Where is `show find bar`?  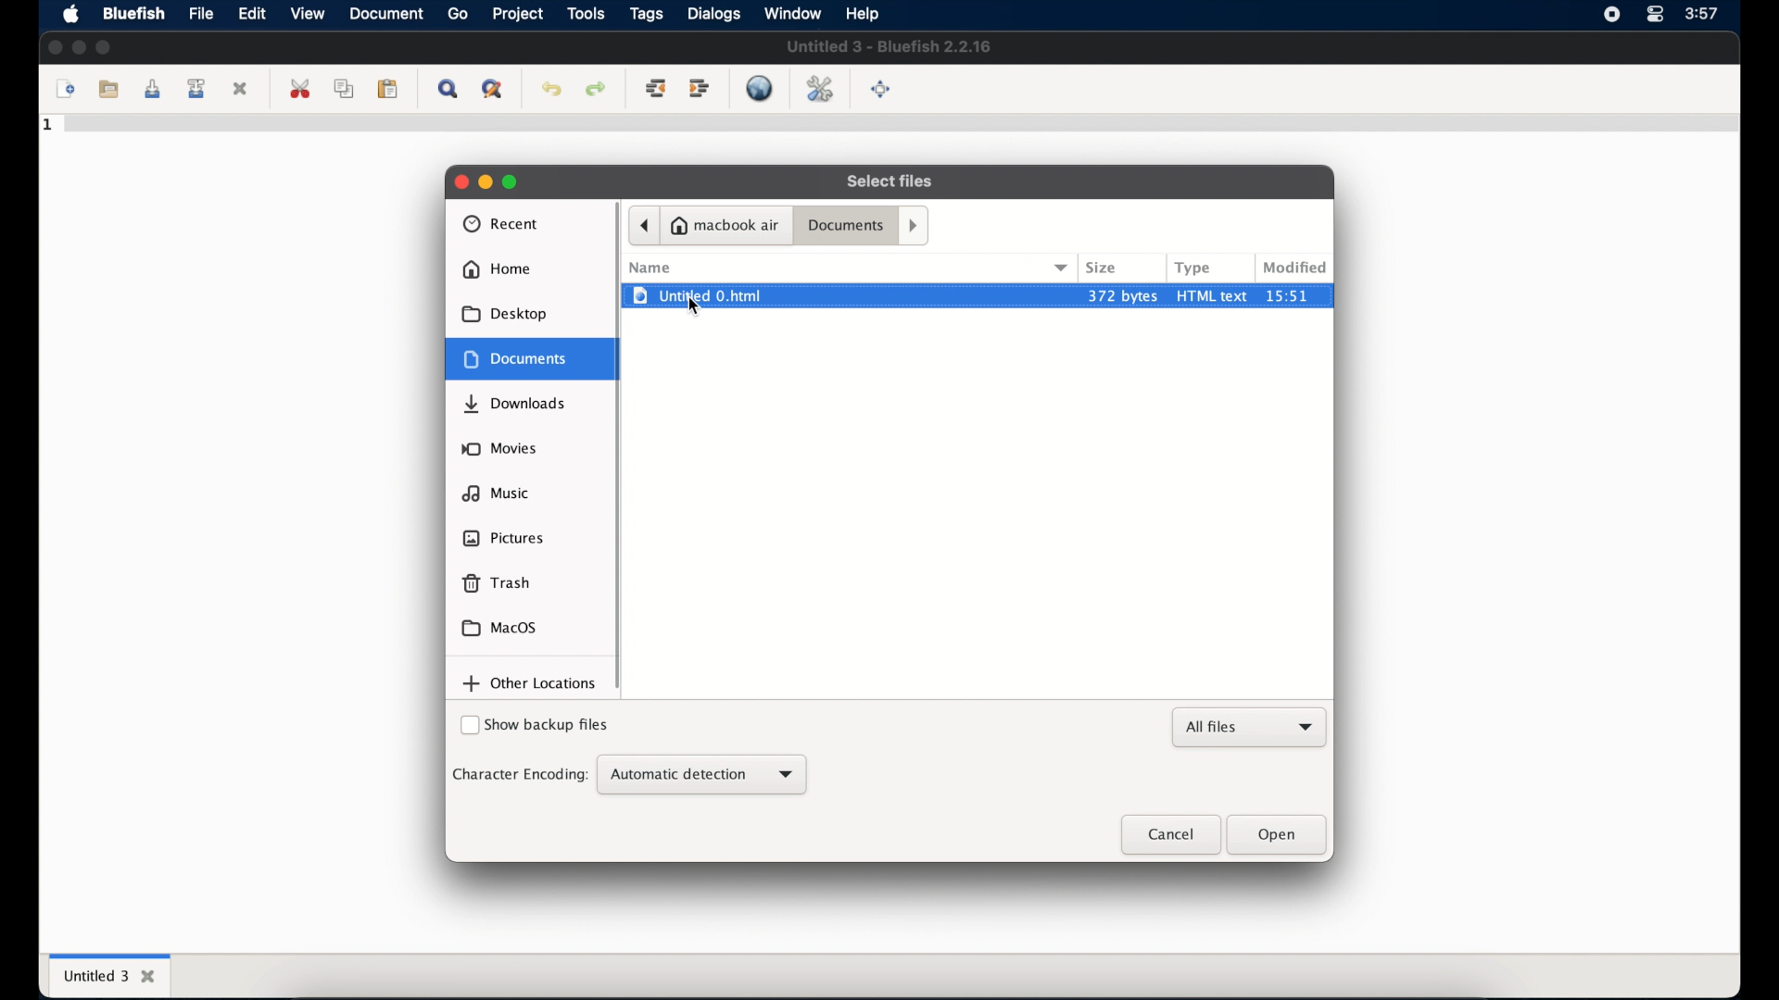
show find bar is located at coordinates (447, 90).